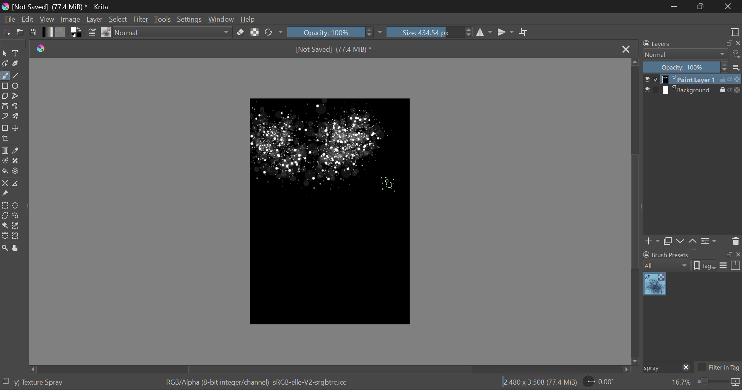 The height and width of the screenshot is (390, 742). What do you see at coordinates (17, 53) in the screenshot?
I see `Text` at bounding box center [17, 53].